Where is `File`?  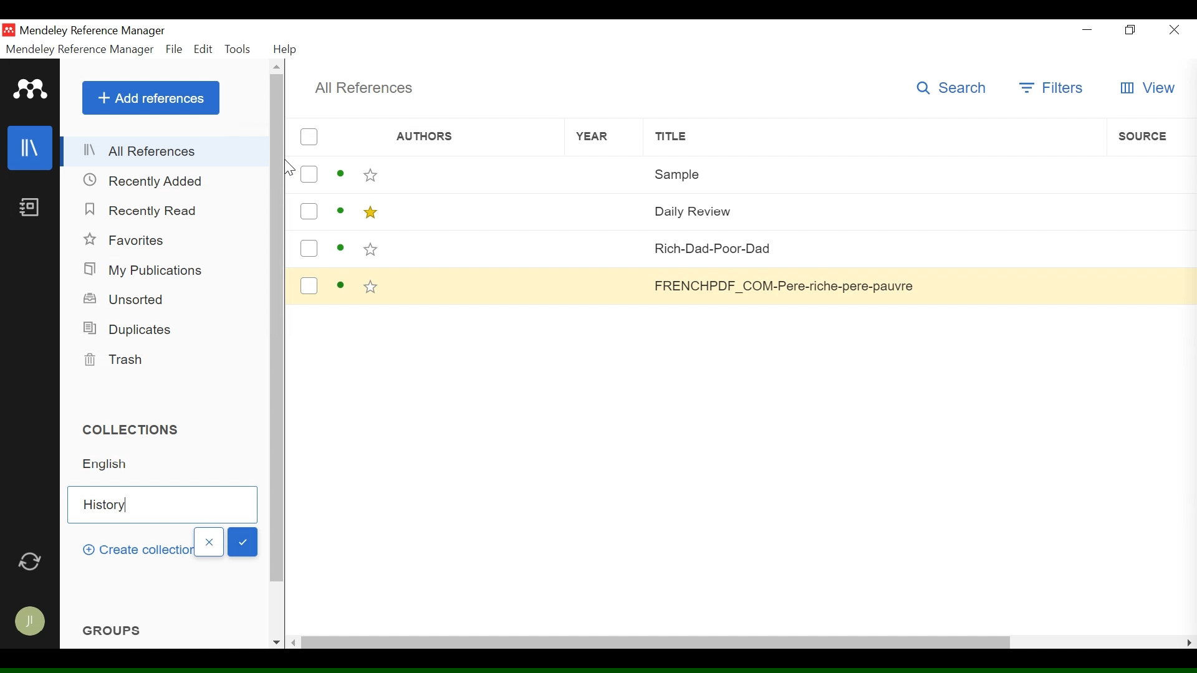
File is located at coordinates (175, 50).